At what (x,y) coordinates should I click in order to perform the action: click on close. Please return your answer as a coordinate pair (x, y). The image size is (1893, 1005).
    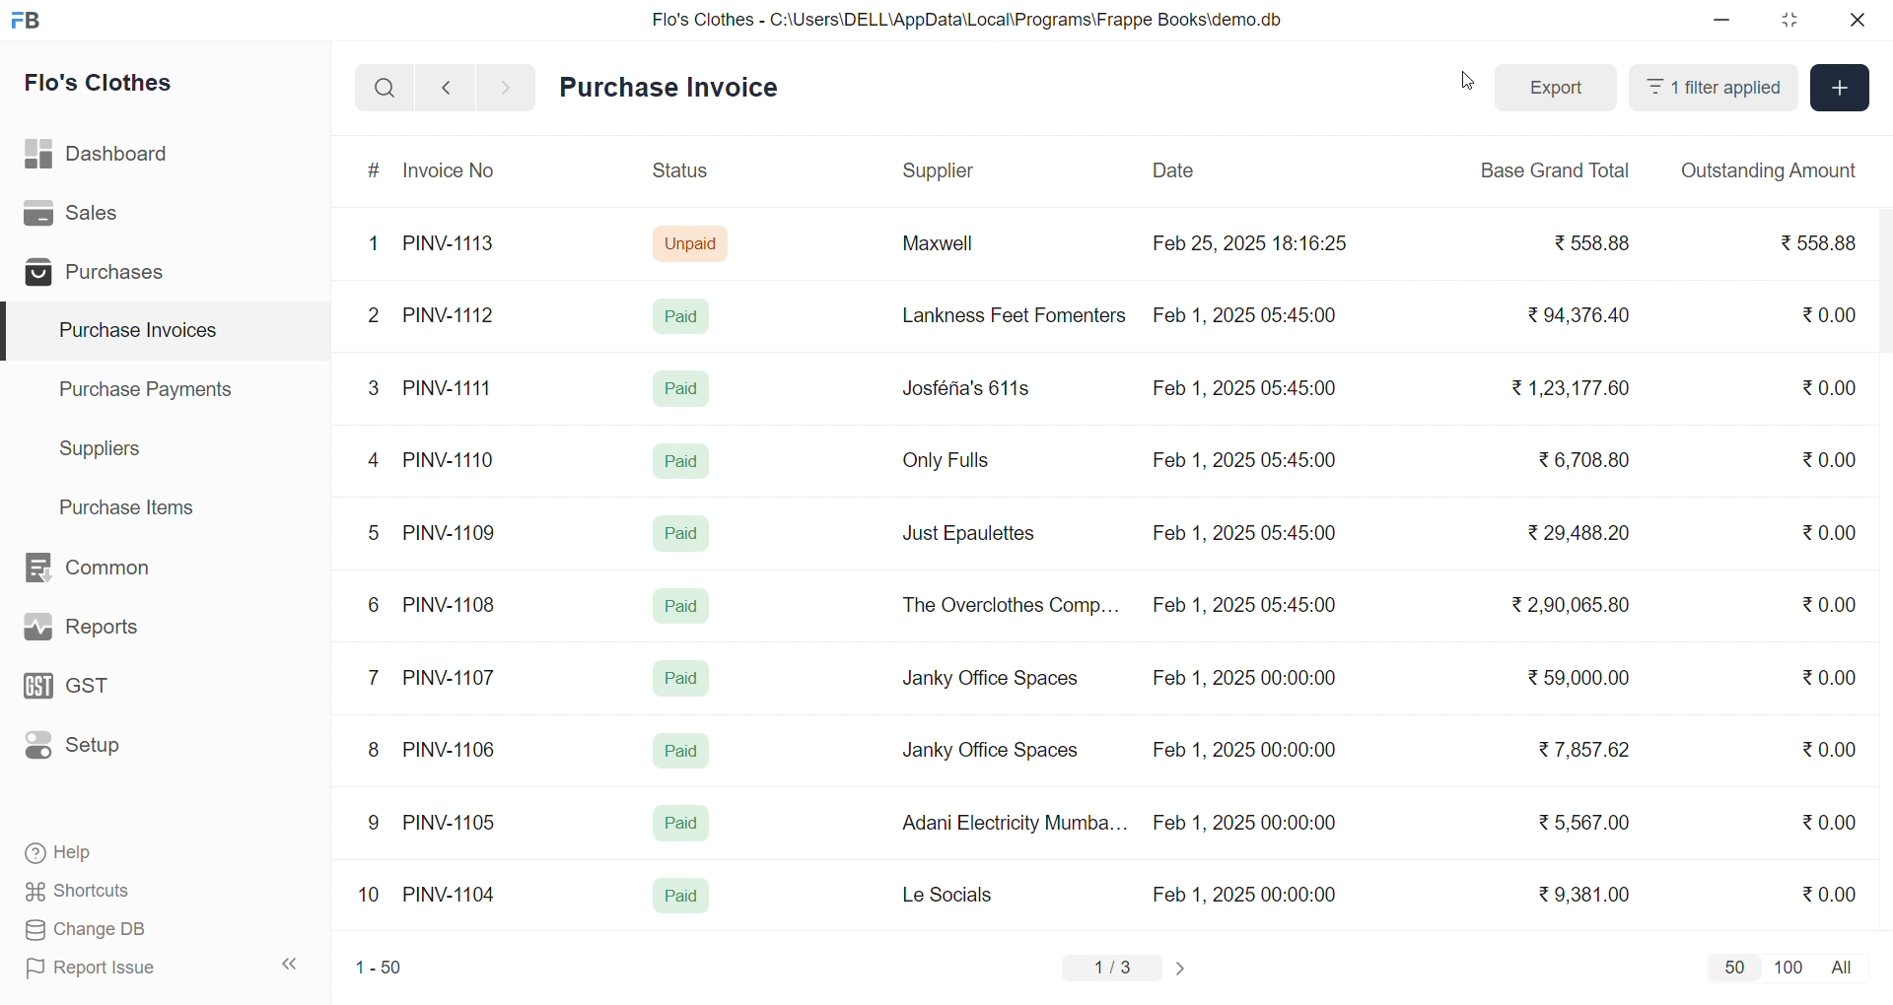
    Looking at the image, I should click on (1856, 20).